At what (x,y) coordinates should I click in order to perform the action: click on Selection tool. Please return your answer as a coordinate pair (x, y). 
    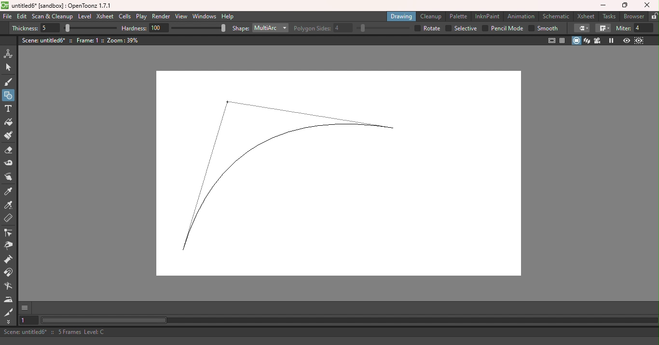
    Looking at the image, I should click on (11, 68).